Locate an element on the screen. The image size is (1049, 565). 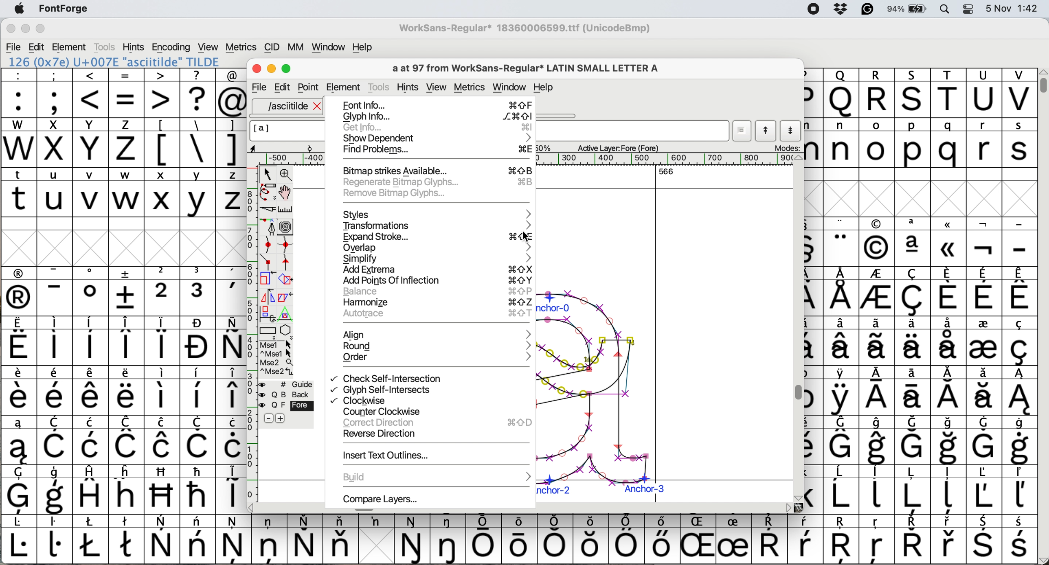
symbol is located at coordinates (127, 440).